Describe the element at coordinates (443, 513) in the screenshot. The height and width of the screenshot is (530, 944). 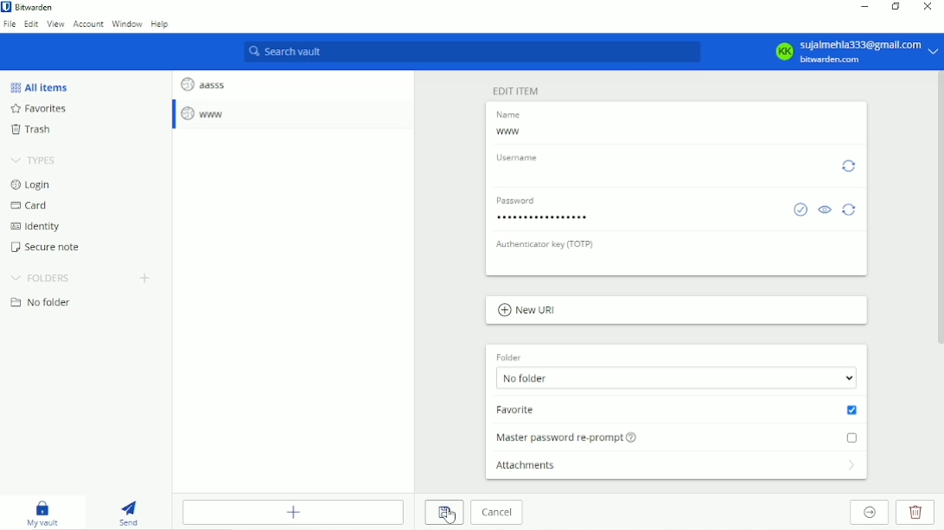
I see `Save` at that location.